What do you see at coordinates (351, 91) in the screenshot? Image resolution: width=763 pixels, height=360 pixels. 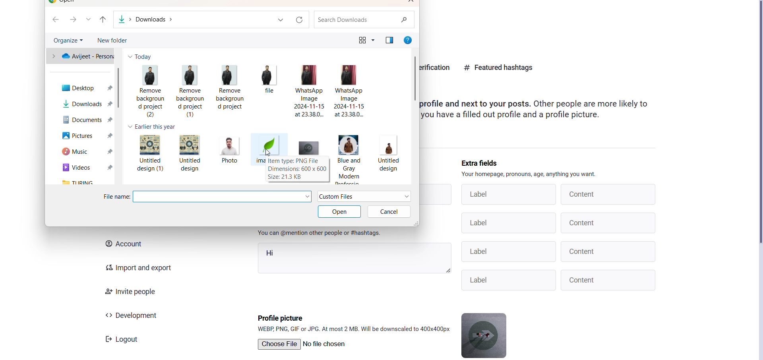 I see `WhatsApp Image2024-11-15 at 23.38.0...` at bounding box center [351, 91].